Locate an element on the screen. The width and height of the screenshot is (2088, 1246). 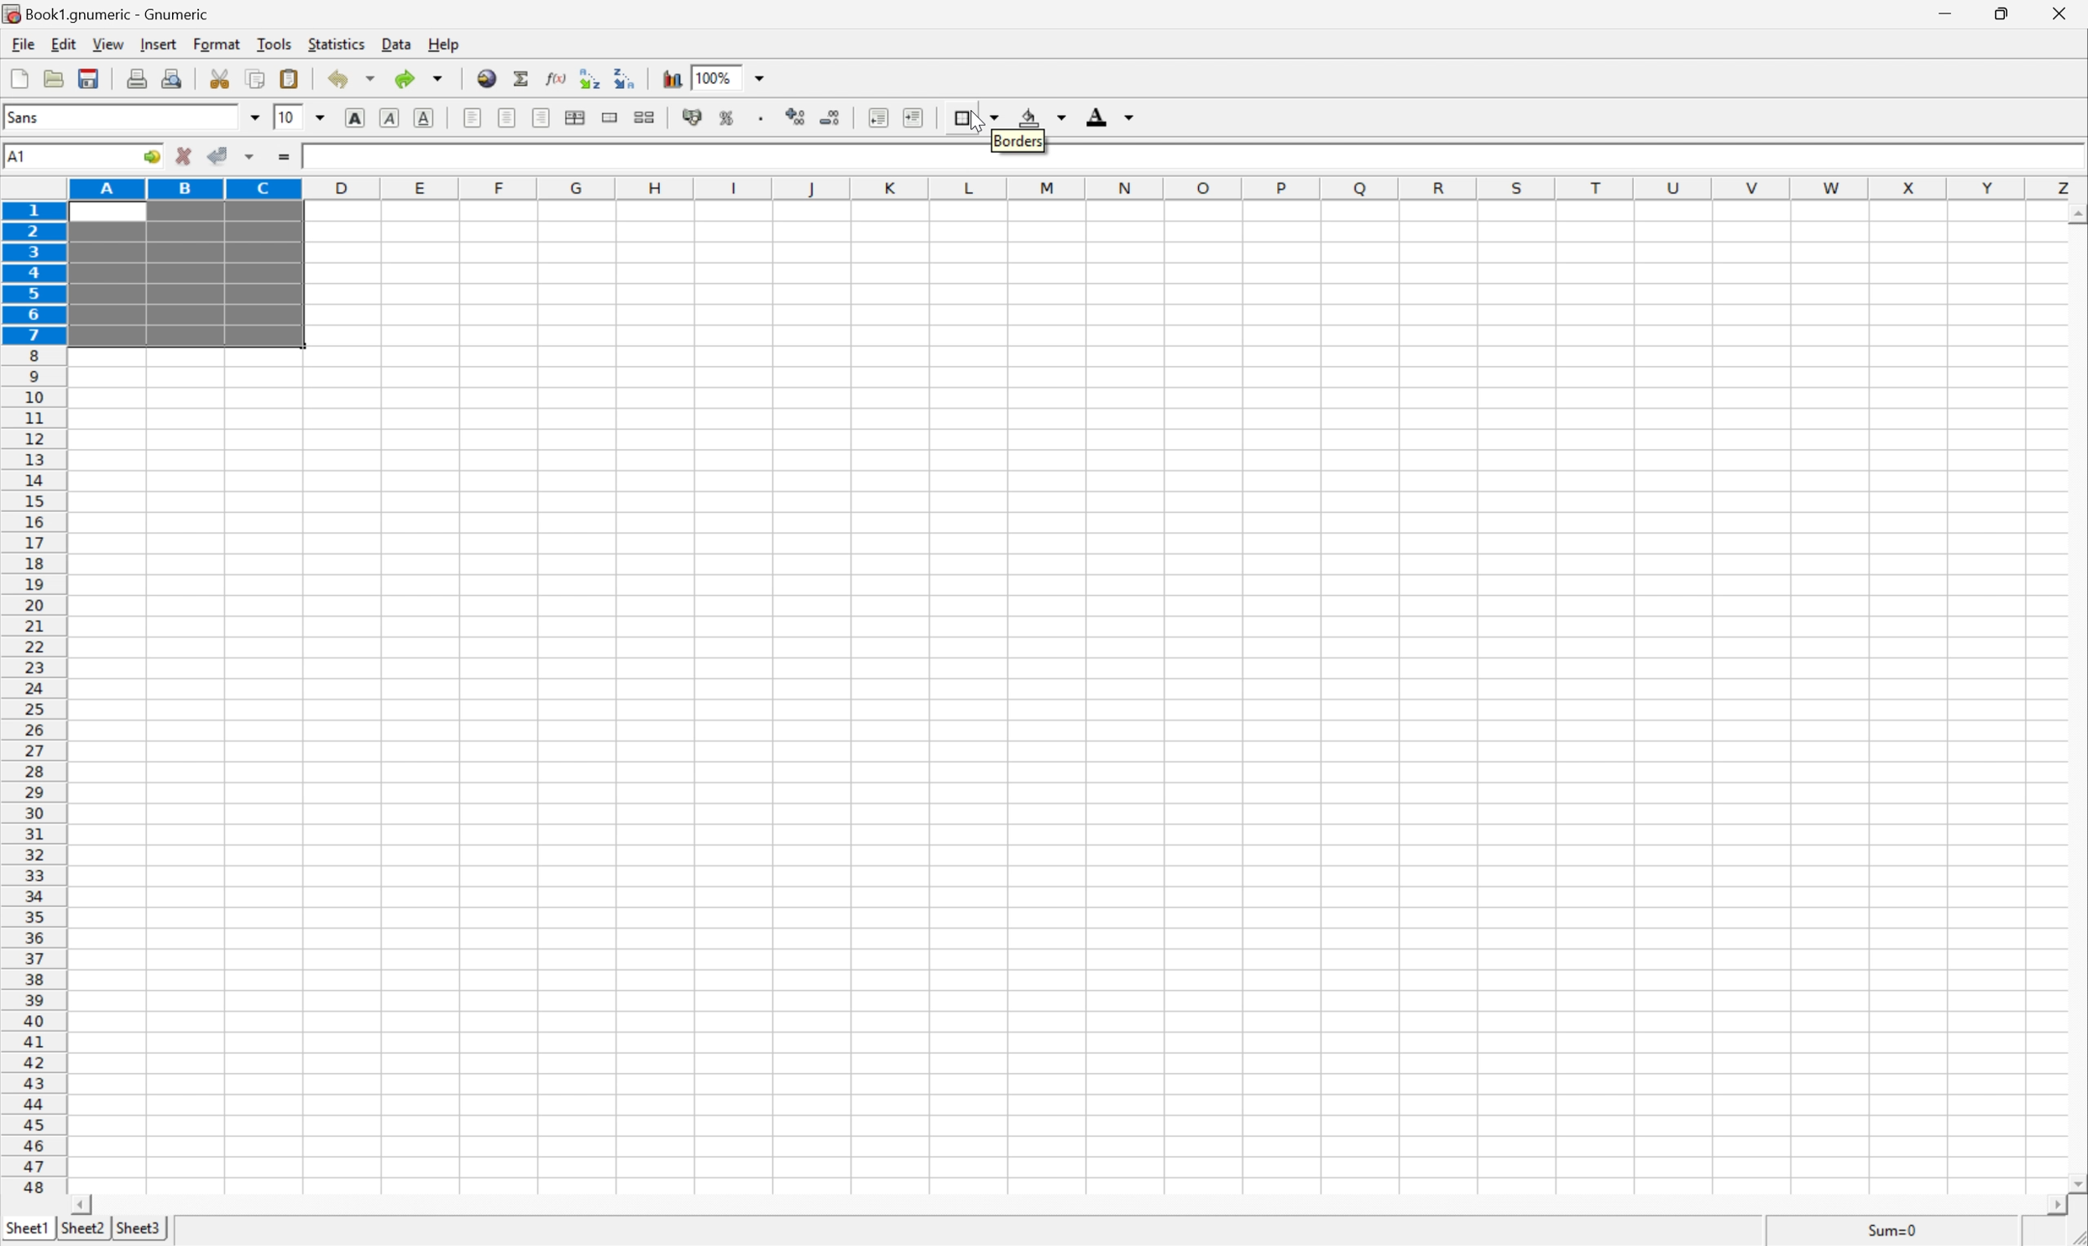
insert chart is located at coordinates (670, 76).